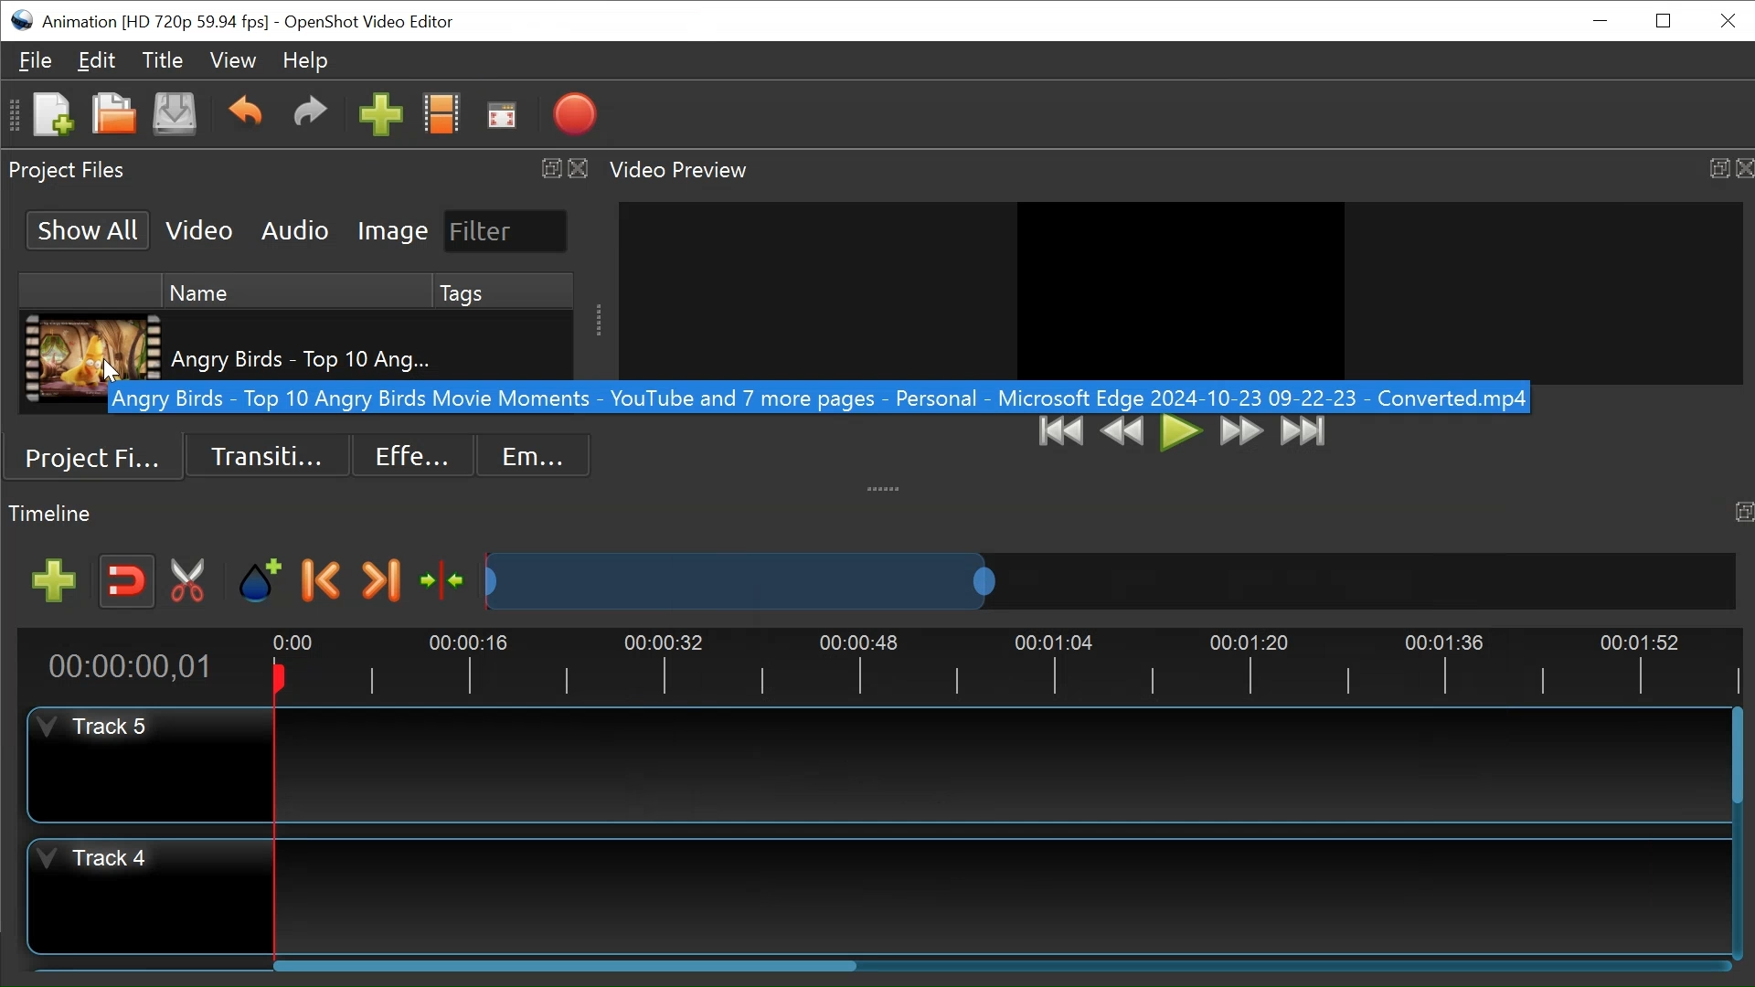  Describe the element at coordinates (1739, 514) in the screenshot. I see `Maximize` at that location.